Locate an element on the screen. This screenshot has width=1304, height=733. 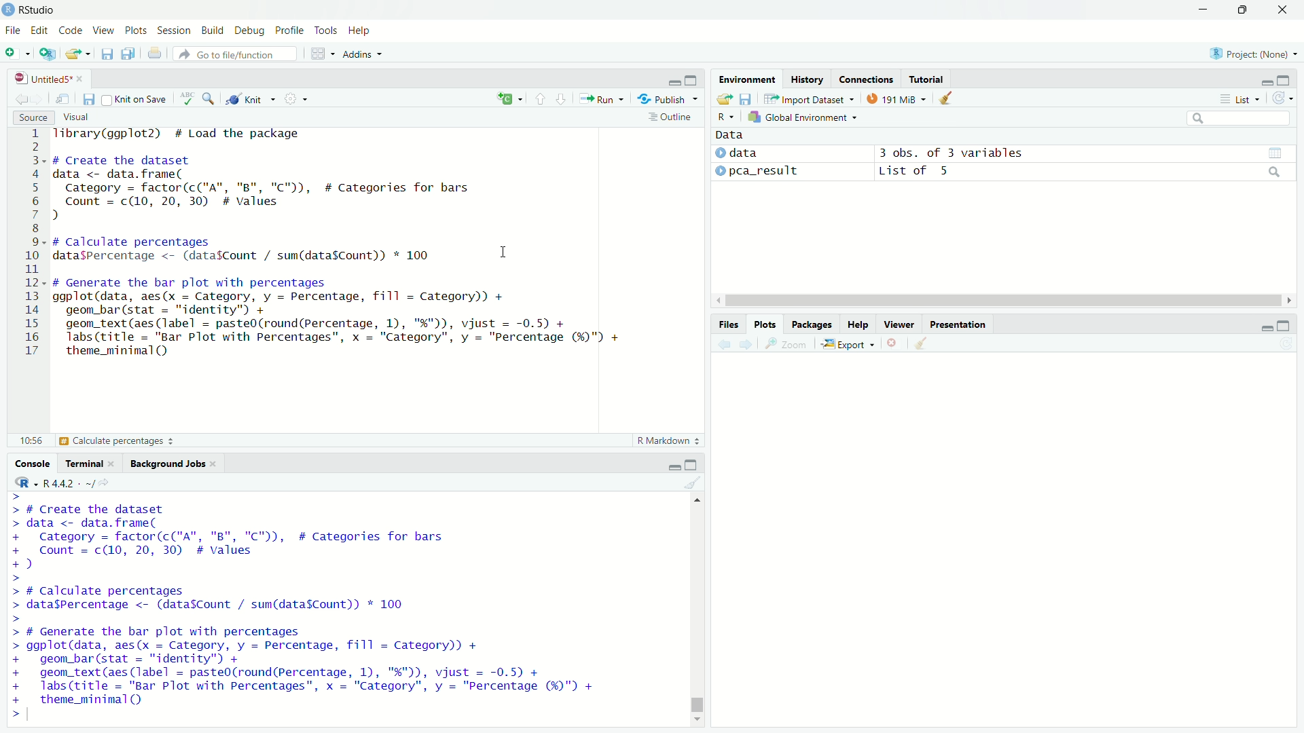
go forward is located at coordinates (746, 345).